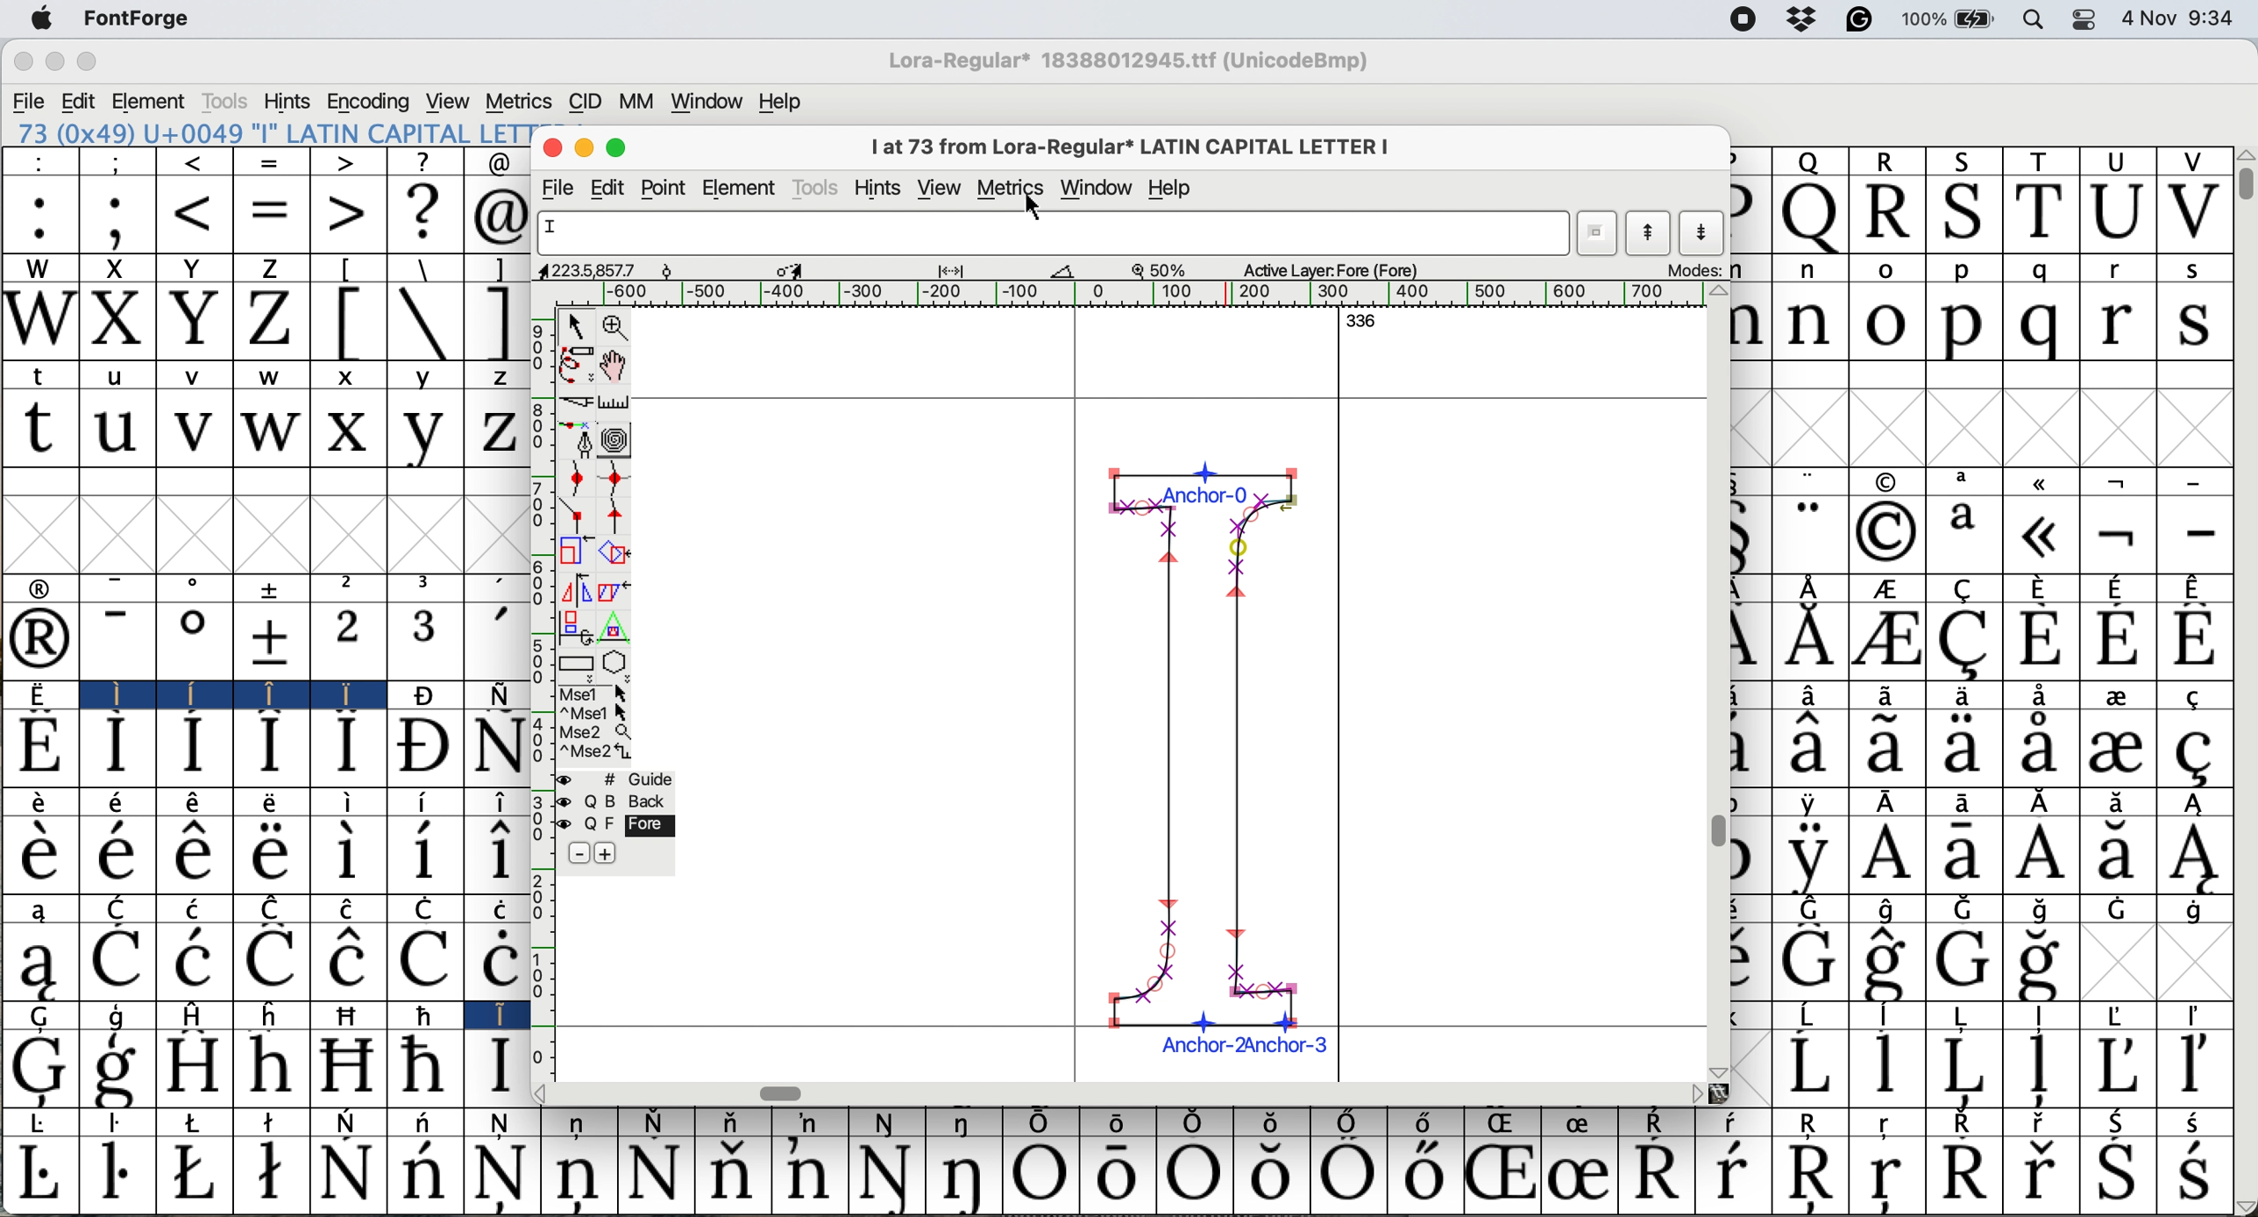 Image resolution: width=2258 pixels, height=1217 pixels. I want to click on o, so click(195, 589).